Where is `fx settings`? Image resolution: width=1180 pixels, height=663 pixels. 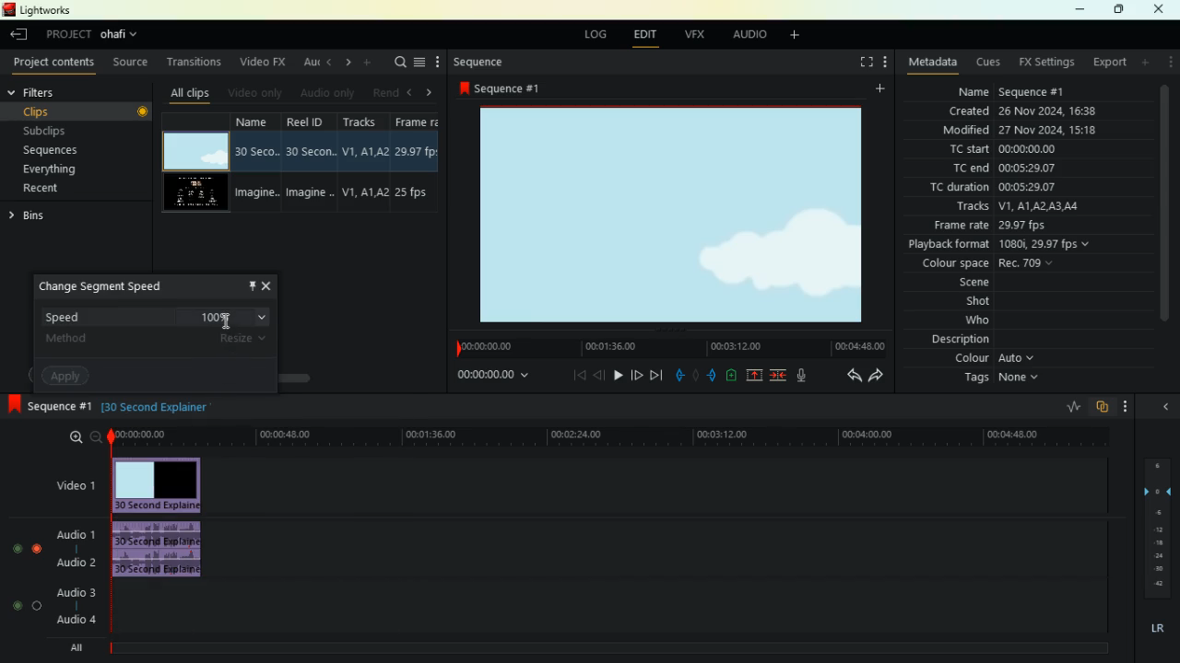
fx settings is located at coordinates (1045, 63).